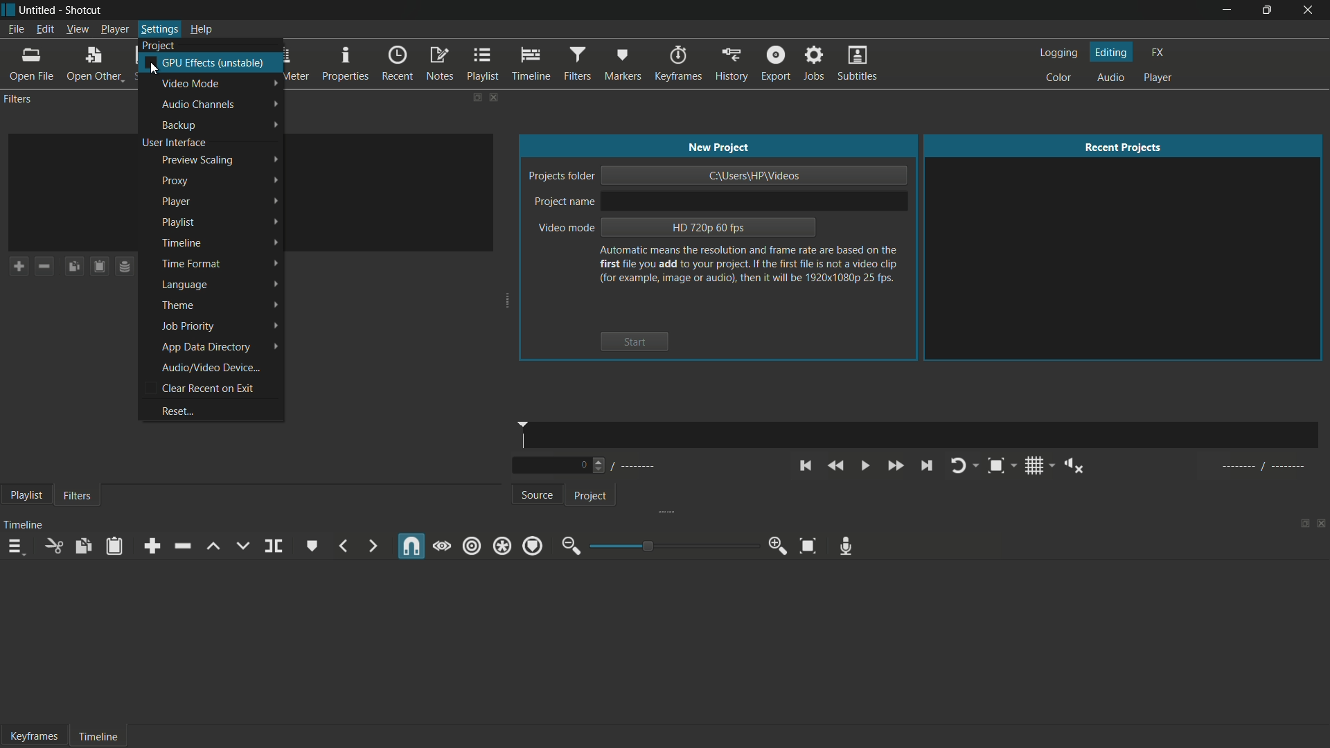 The width and height of the screenshot is (1330, 748). What do you see at coordinates (565, 229) in the screenshot?
I see `video mode` at bounding box center [565, 229].